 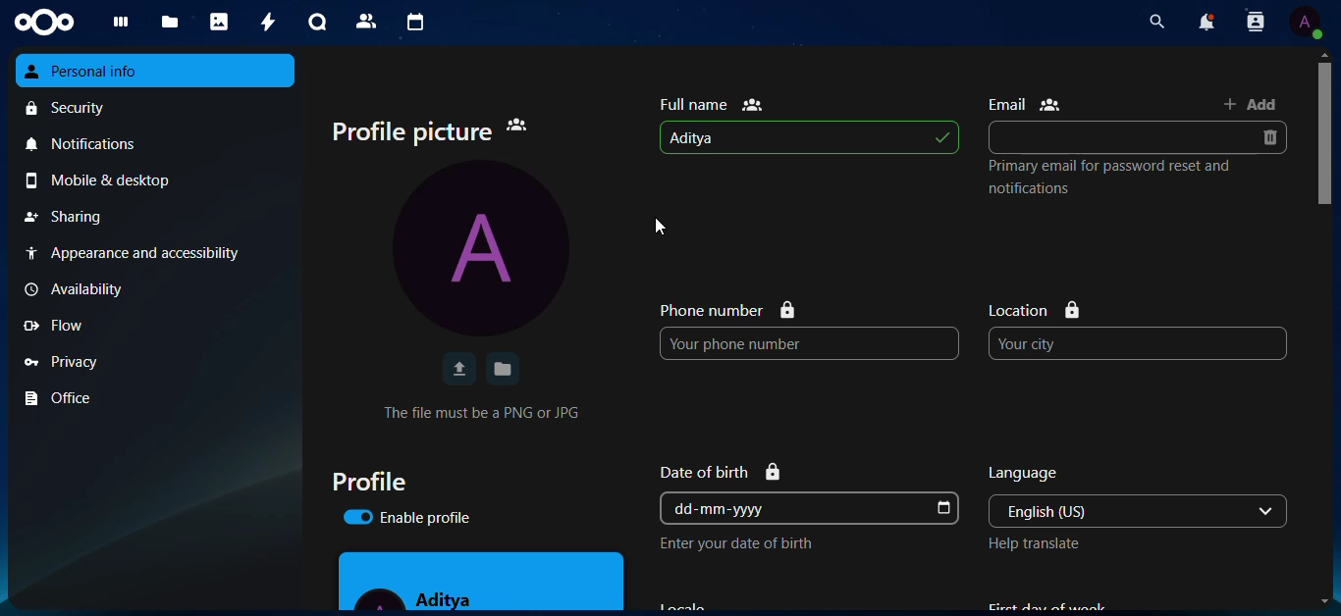 I want to click on privacy, so click(x=157, y=360).